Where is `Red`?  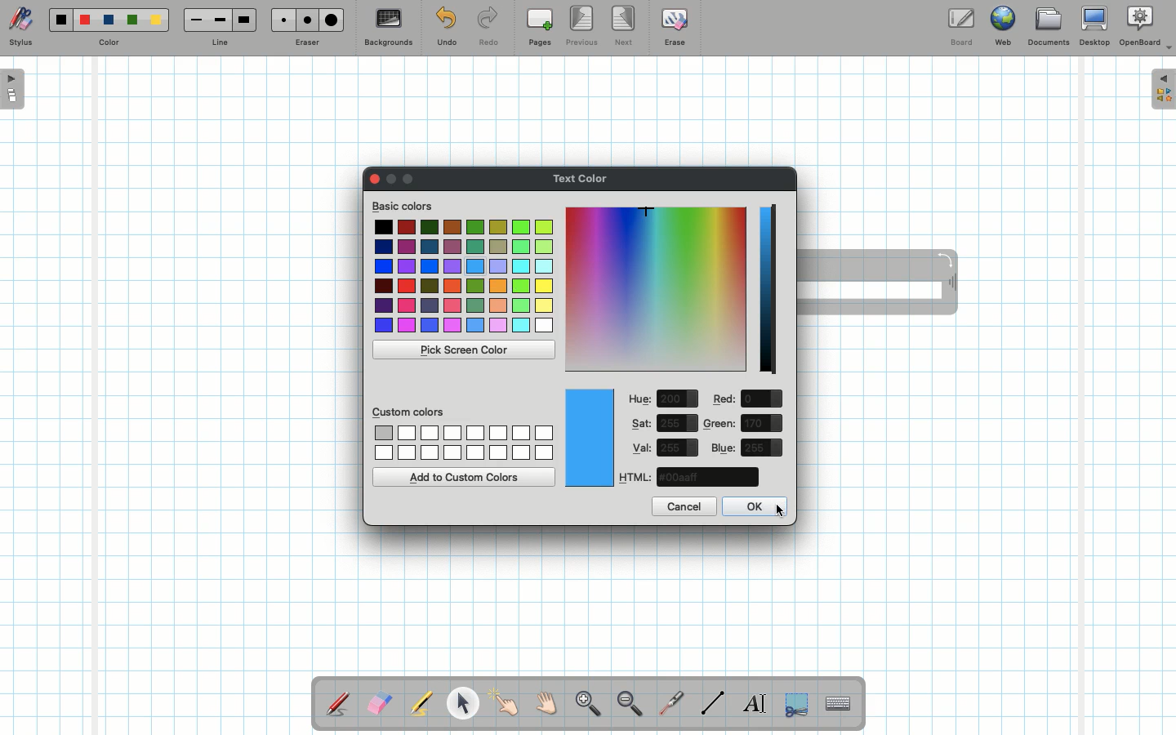 Red is located at coordinates (725, 399).